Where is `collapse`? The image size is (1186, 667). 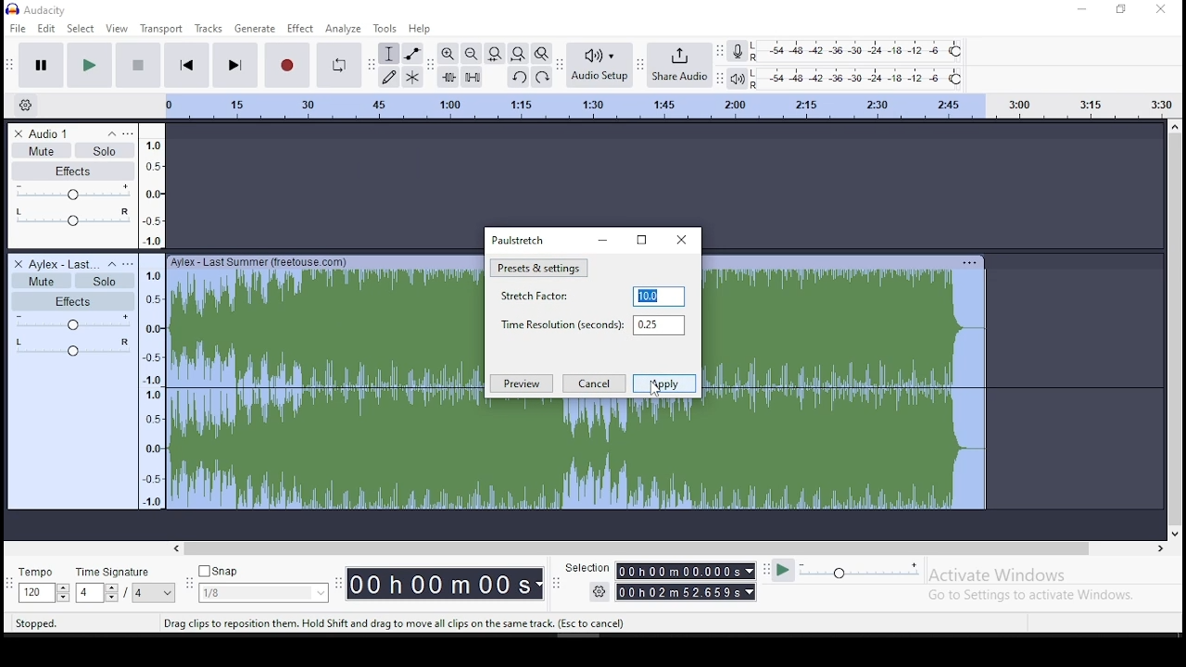
collapse is located at coordinates (112, 265).